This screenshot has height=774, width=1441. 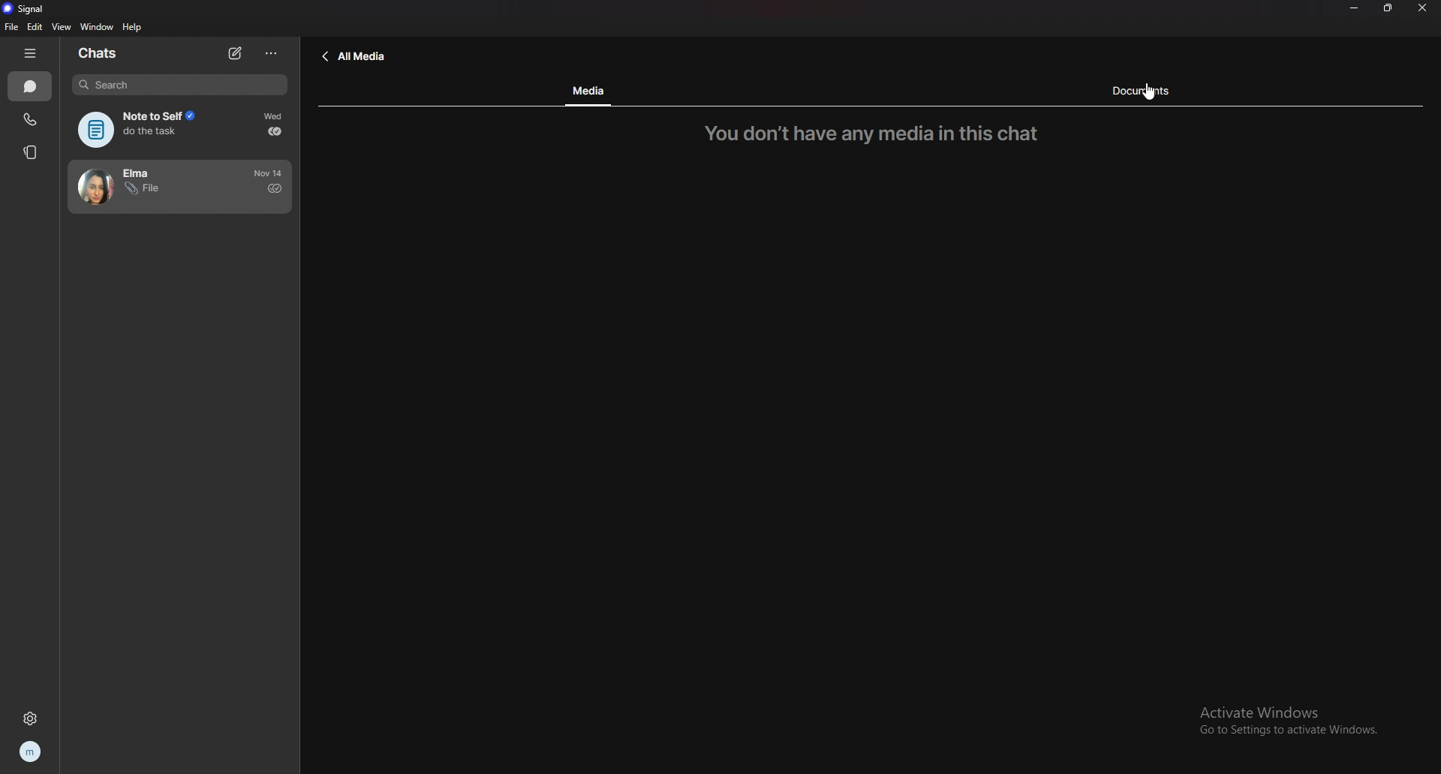 What do you see at coordinates (270, 172) in the screenshot?
I see `time` at bounding box center [270, 172].